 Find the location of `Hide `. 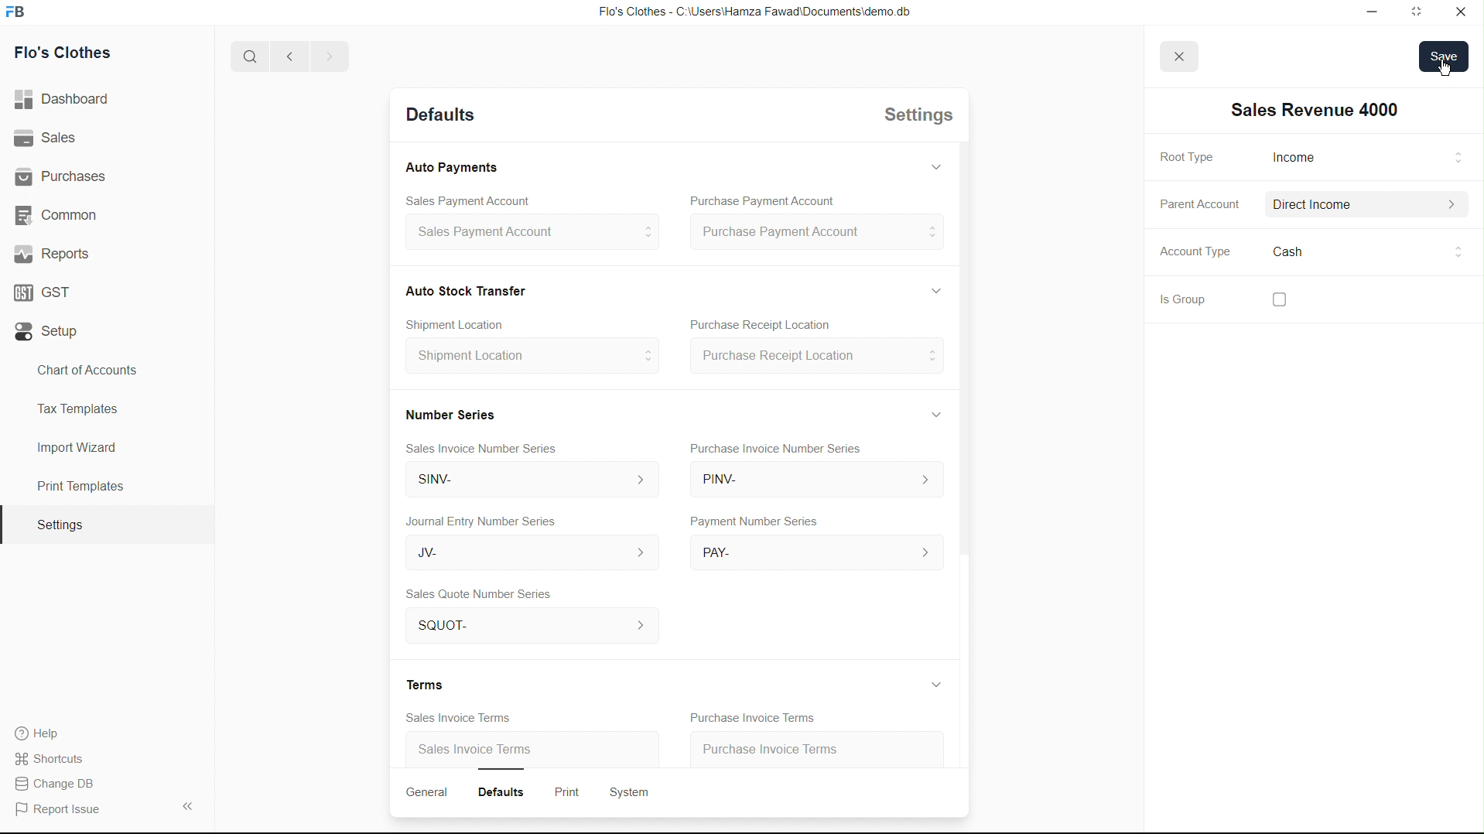

Hide  is located at coordinates (935, 165).